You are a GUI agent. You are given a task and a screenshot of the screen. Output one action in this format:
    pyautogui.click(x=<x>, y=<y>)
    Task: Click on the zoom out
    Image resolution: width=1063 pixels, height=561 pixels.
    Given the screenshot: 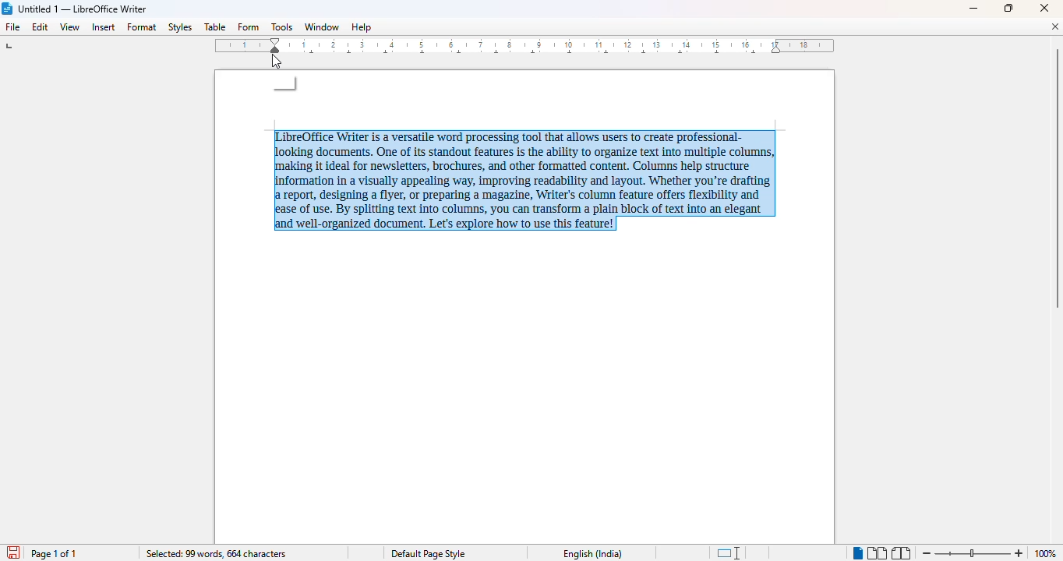 What is the action you would take?
    pyautogui.click(x=927, y=553)
    